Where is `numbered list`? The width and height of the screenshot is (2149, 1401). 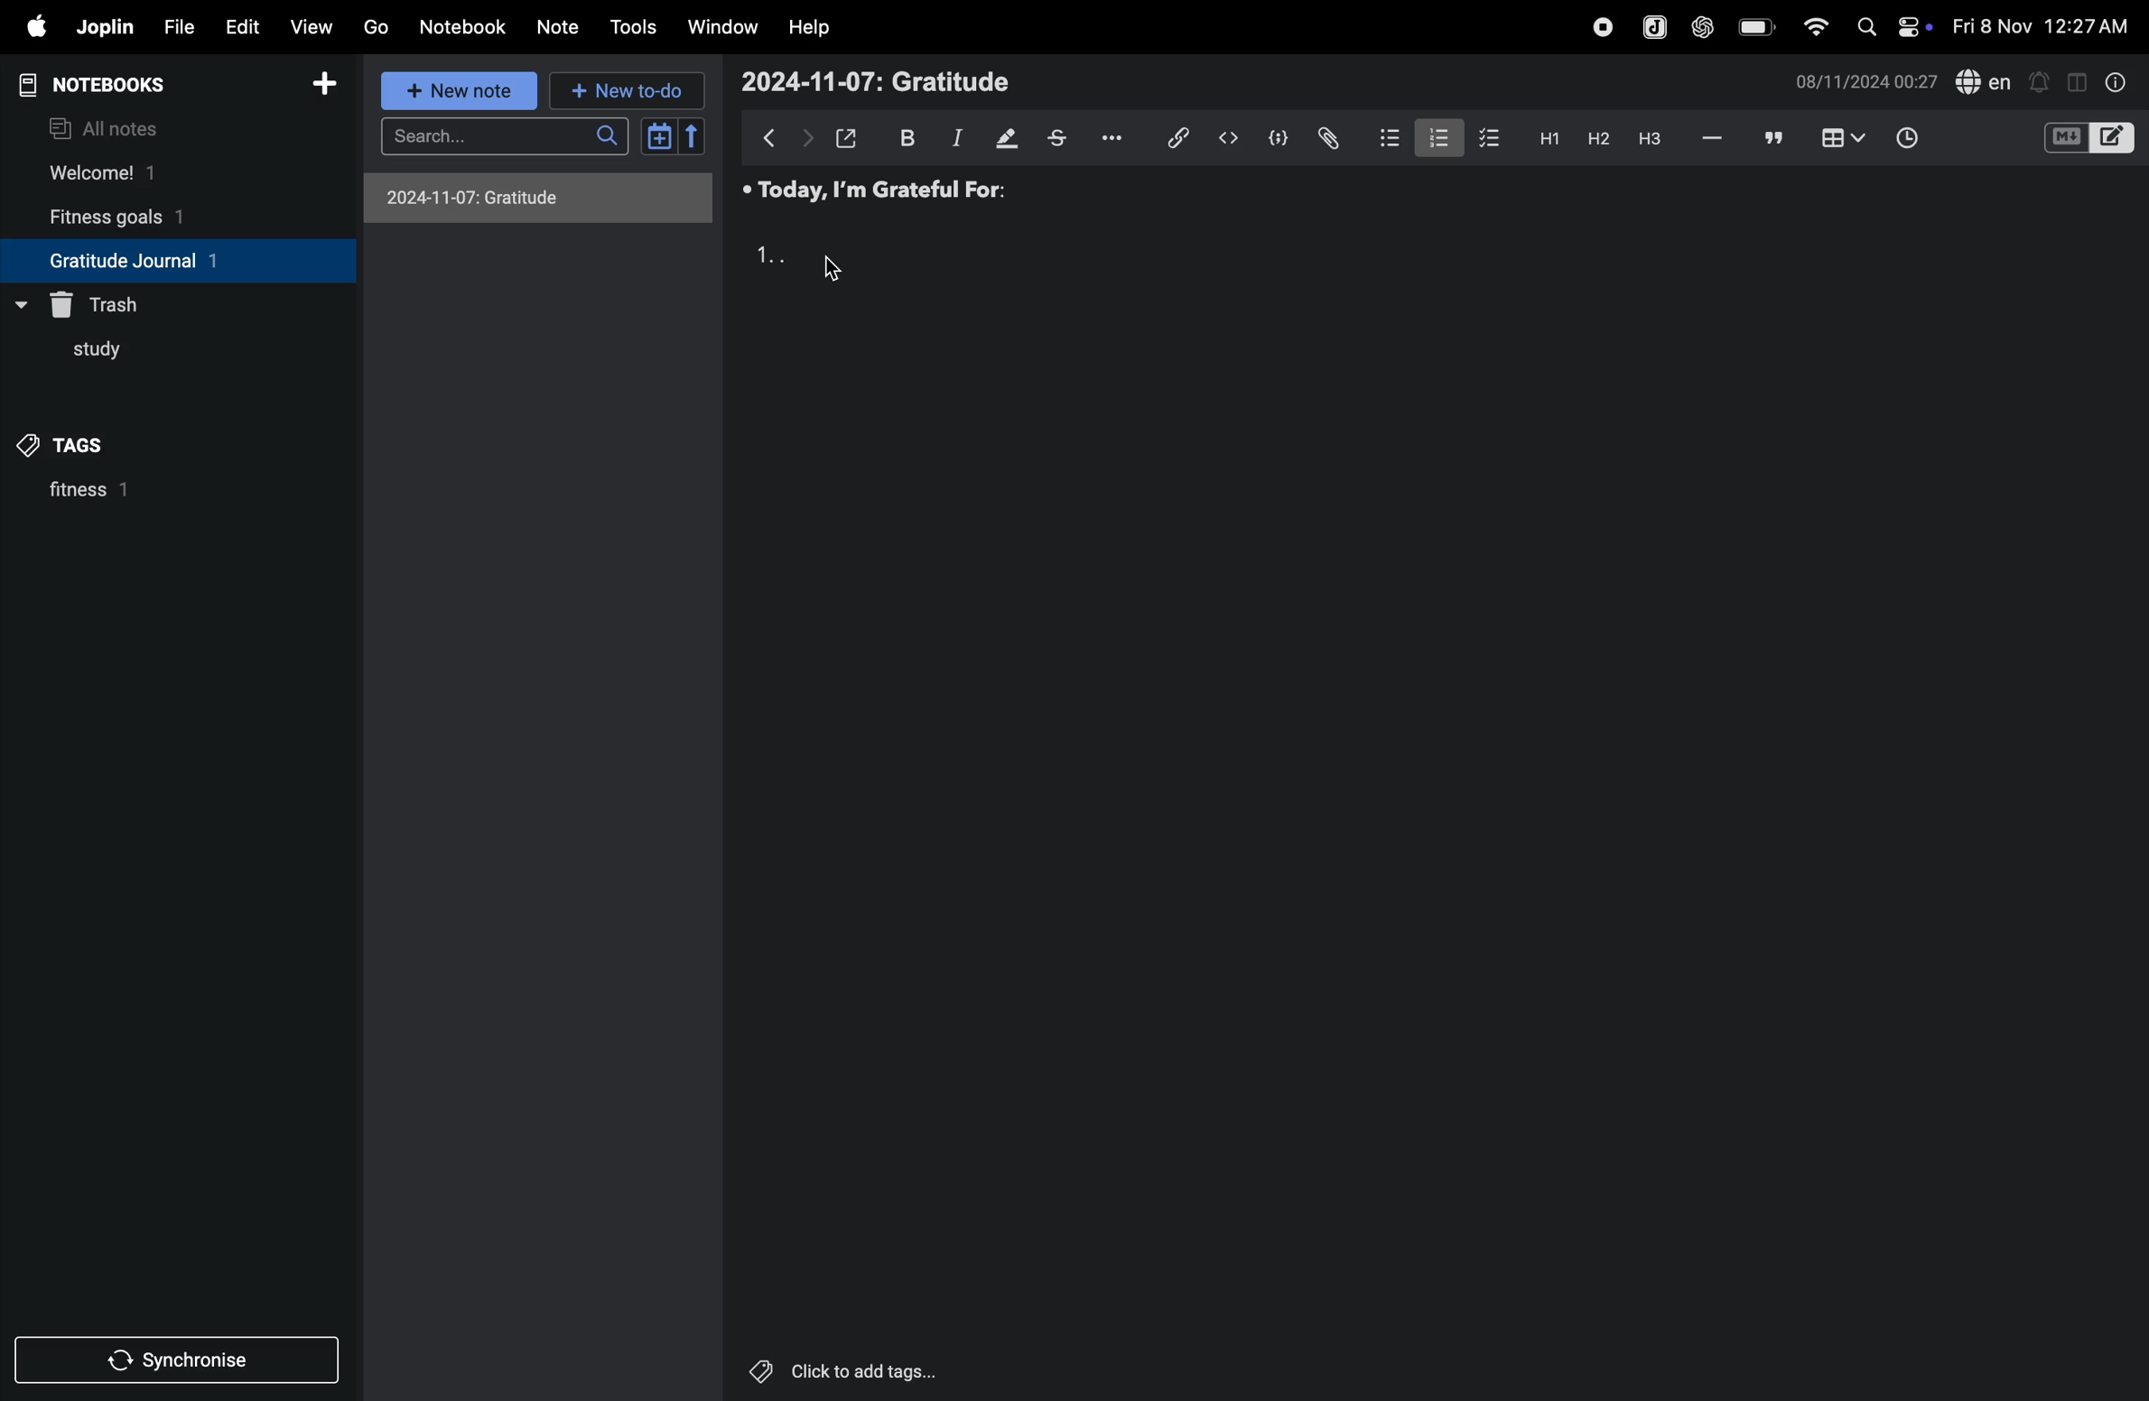 numbered list is located at coordinates (1431, 138).